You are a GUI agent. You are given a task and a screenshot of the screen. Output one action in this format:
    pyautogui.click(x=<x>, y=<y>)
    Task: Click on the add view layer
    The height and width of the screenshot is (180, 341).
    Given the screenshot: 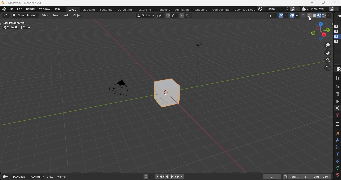 What is the action you would take?
    pyautogui.click(x=331, y=9)
    